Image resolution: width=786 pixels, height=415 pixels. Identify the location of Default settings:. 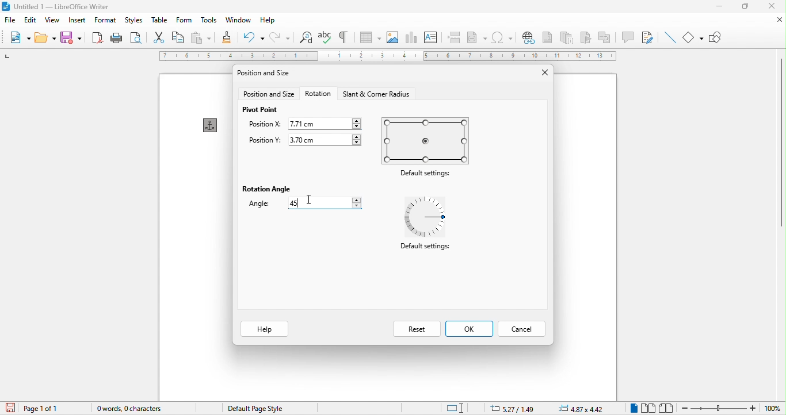
(428, 250).